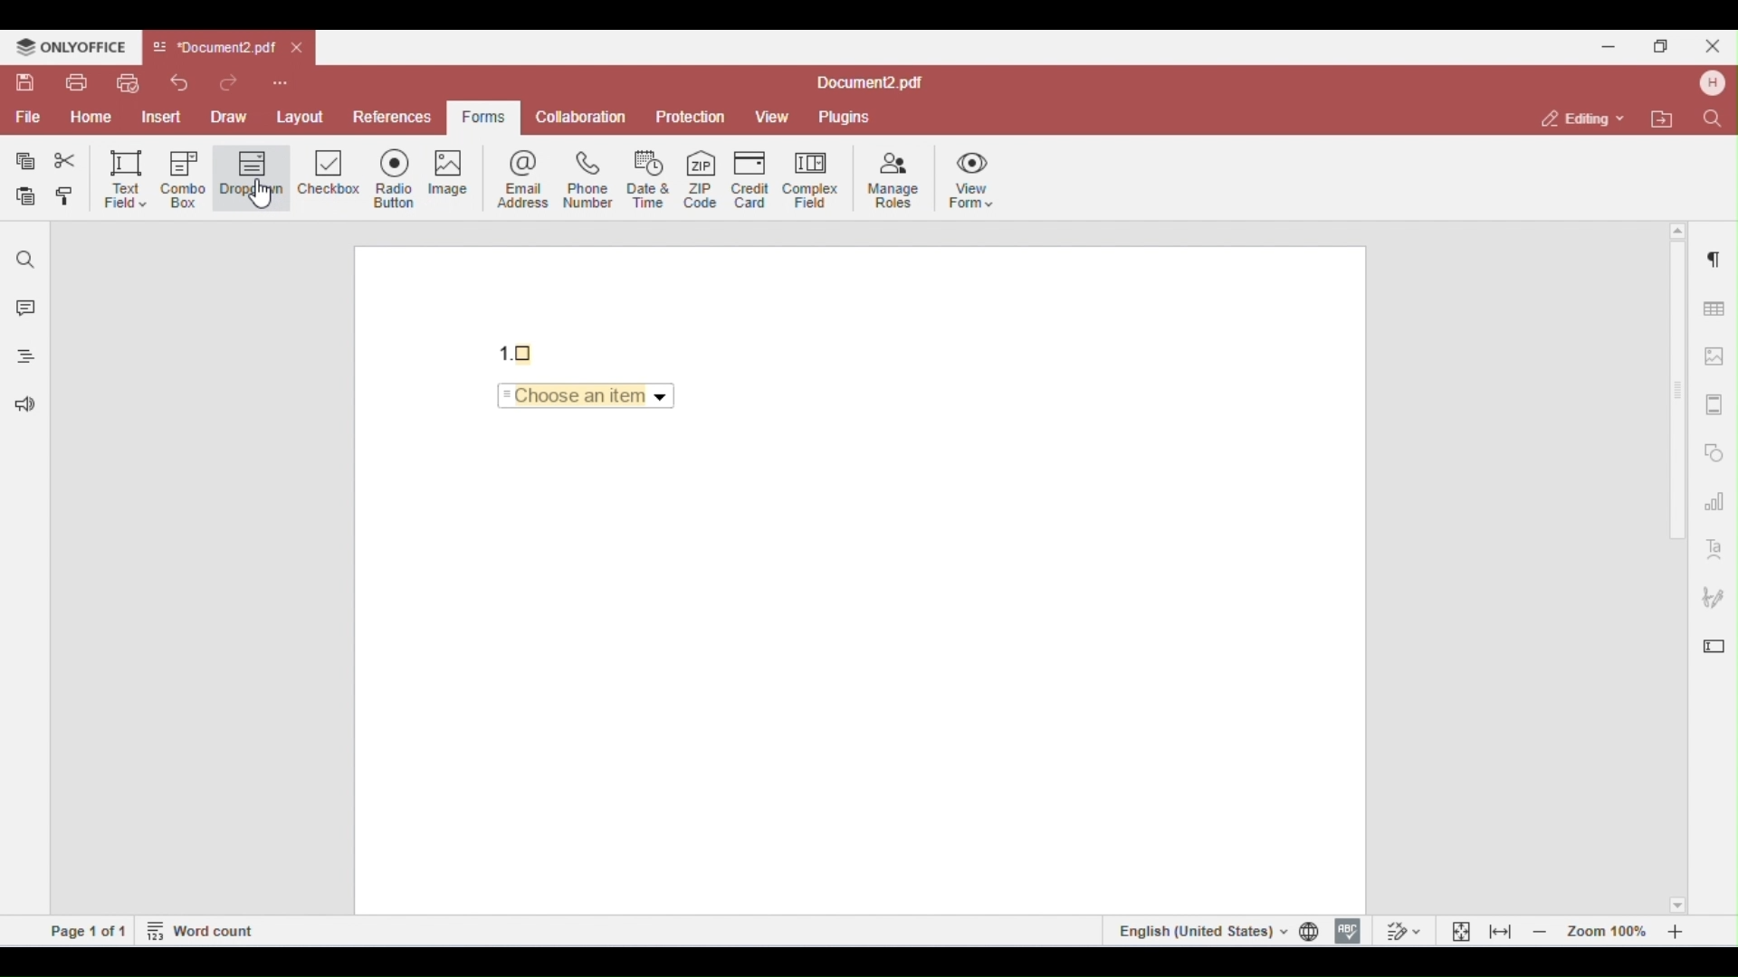 The height and width of the screenshot is (977, 1738). Describe the element at coordinates (1710, 83) in the screenshot. I see `account` at that location.